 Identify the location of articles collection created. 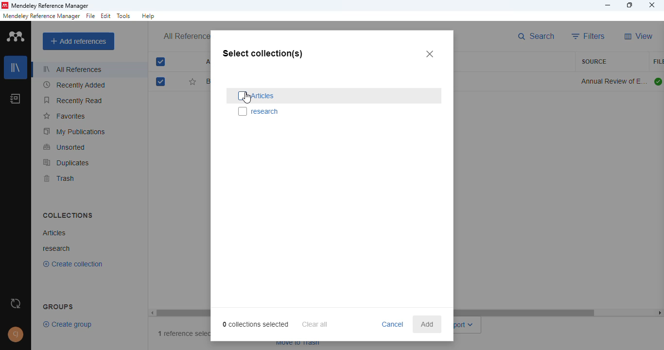
(54, 233).